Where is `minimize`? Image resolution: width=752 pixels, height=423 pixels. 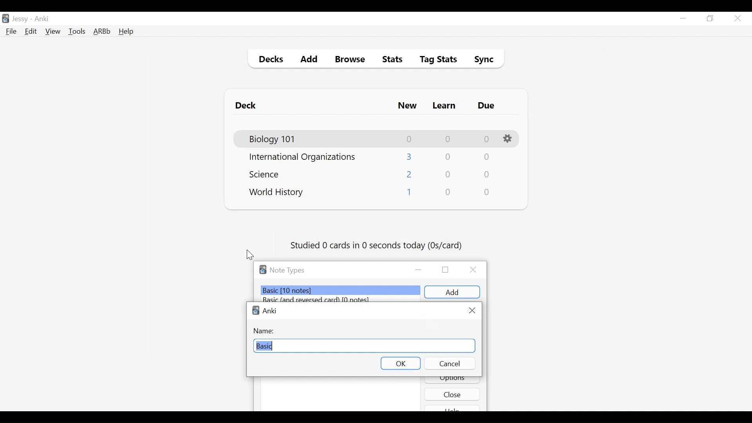
minimize is located at coordinates (683, 19).